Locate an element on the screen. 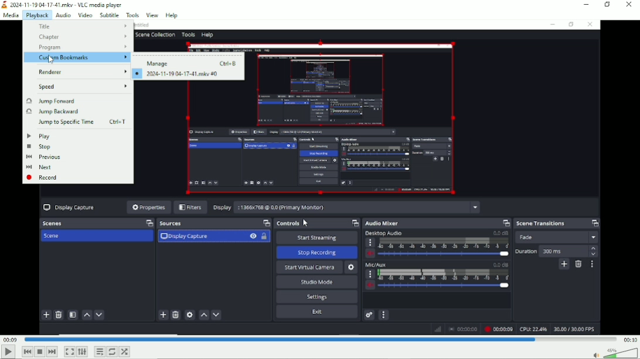  Next is located at coordinates (52, 352).